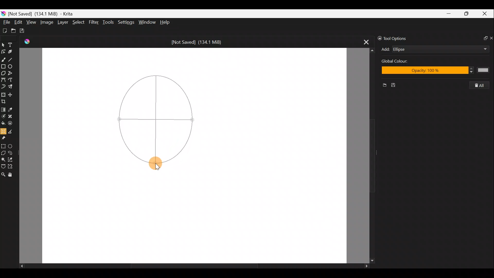  What do you see at coordinates (6, 21) in the screenshot?
I see `File` at bounding box center [6, 21].